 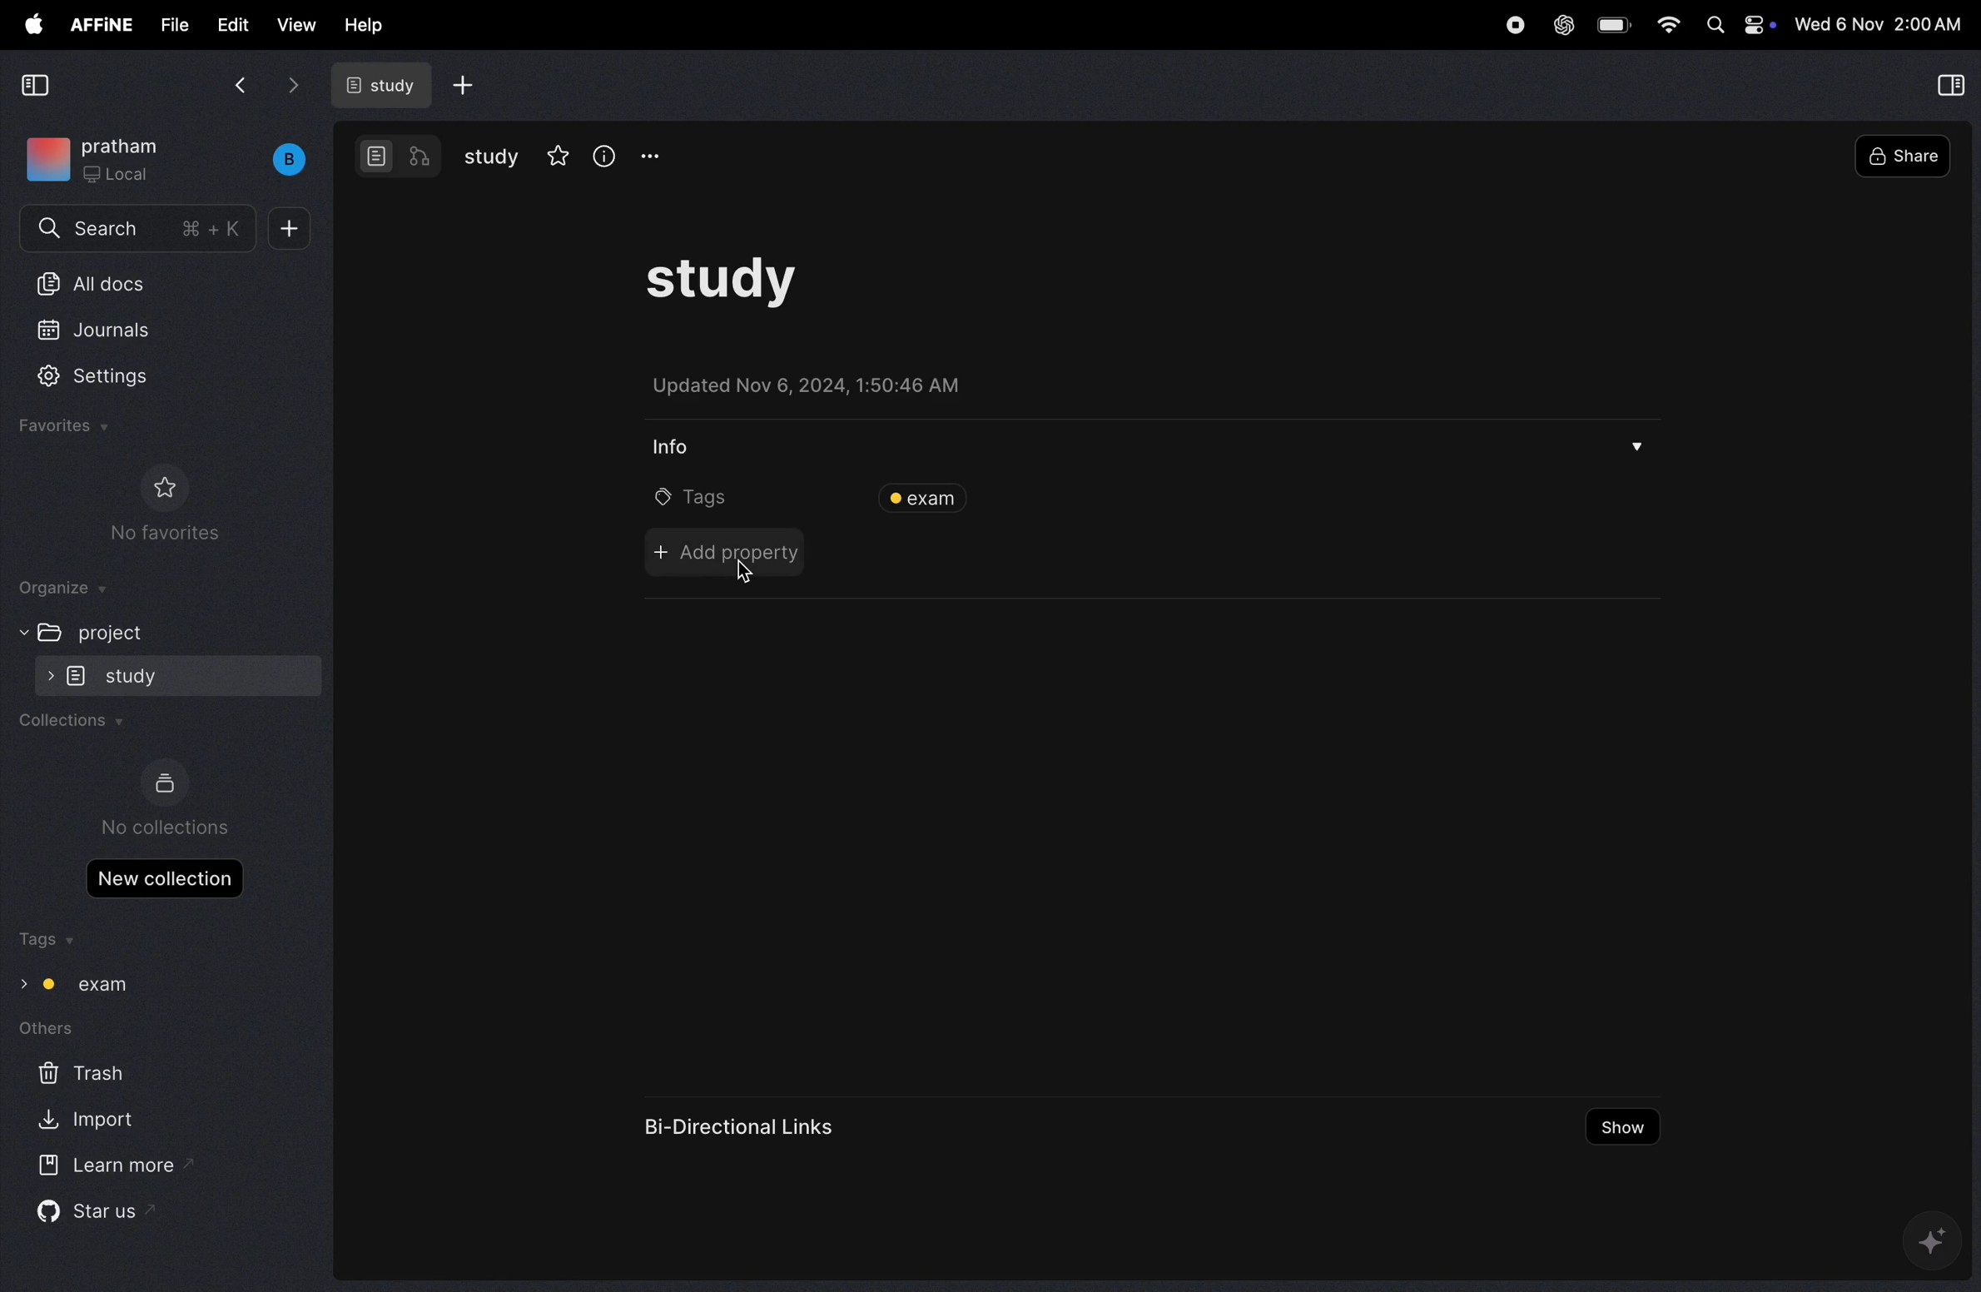 I want to click on buench, so click(x=289, y=159).